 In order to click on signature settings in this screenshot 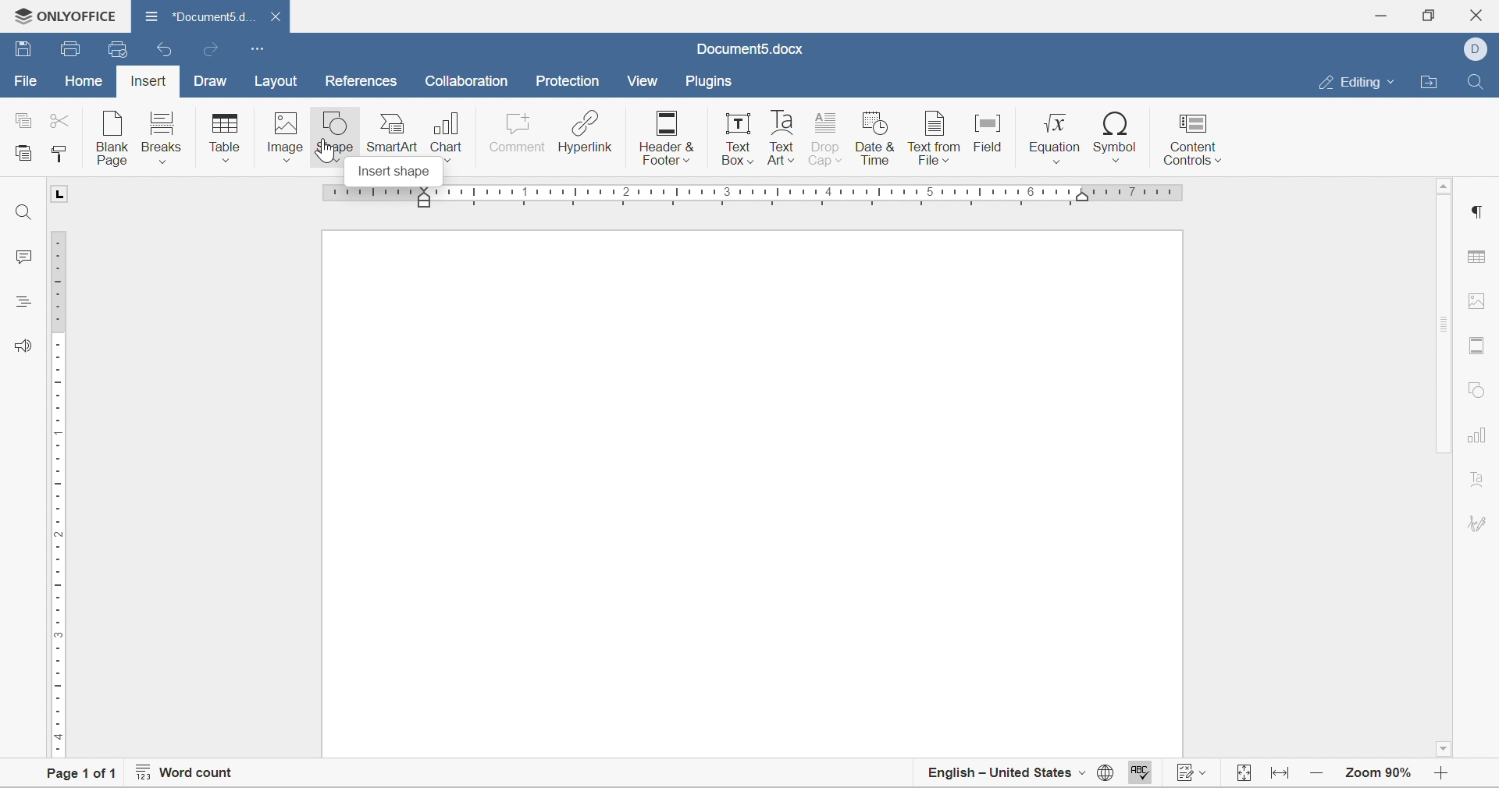, I will do `click(1479, 523)`.